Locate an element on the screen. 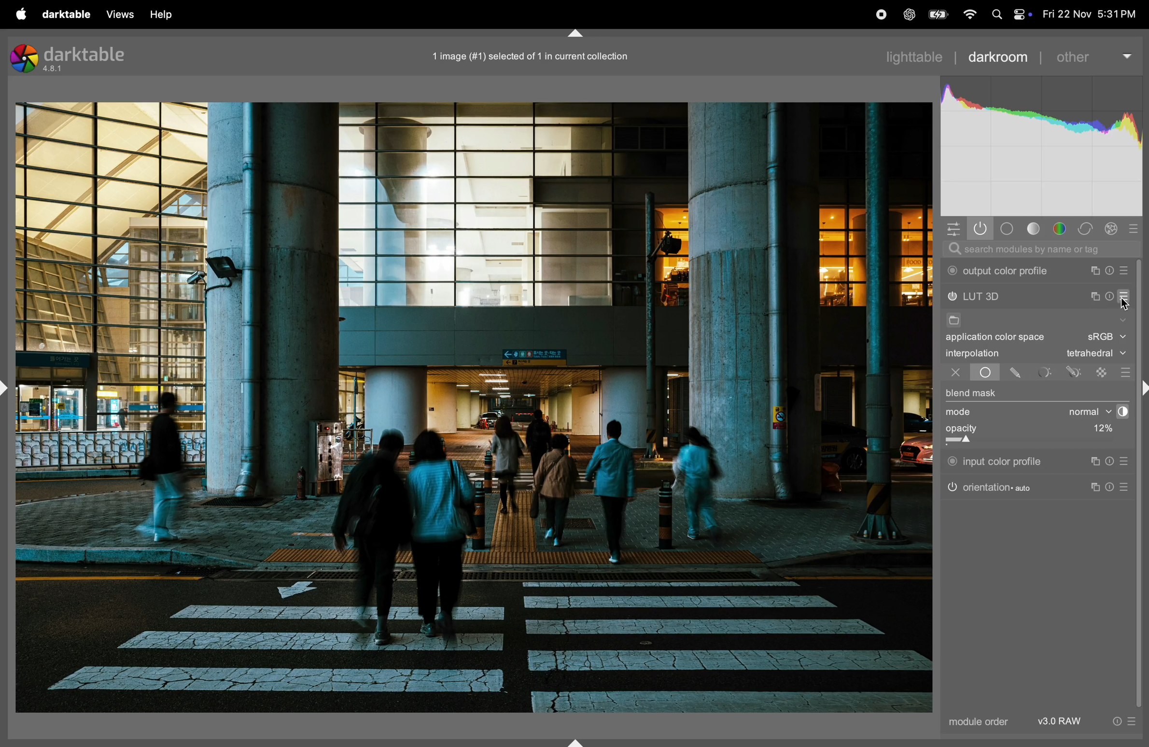 The width and height of the screenshot is (1149, 747).  is located at coordinates (1142, 389).